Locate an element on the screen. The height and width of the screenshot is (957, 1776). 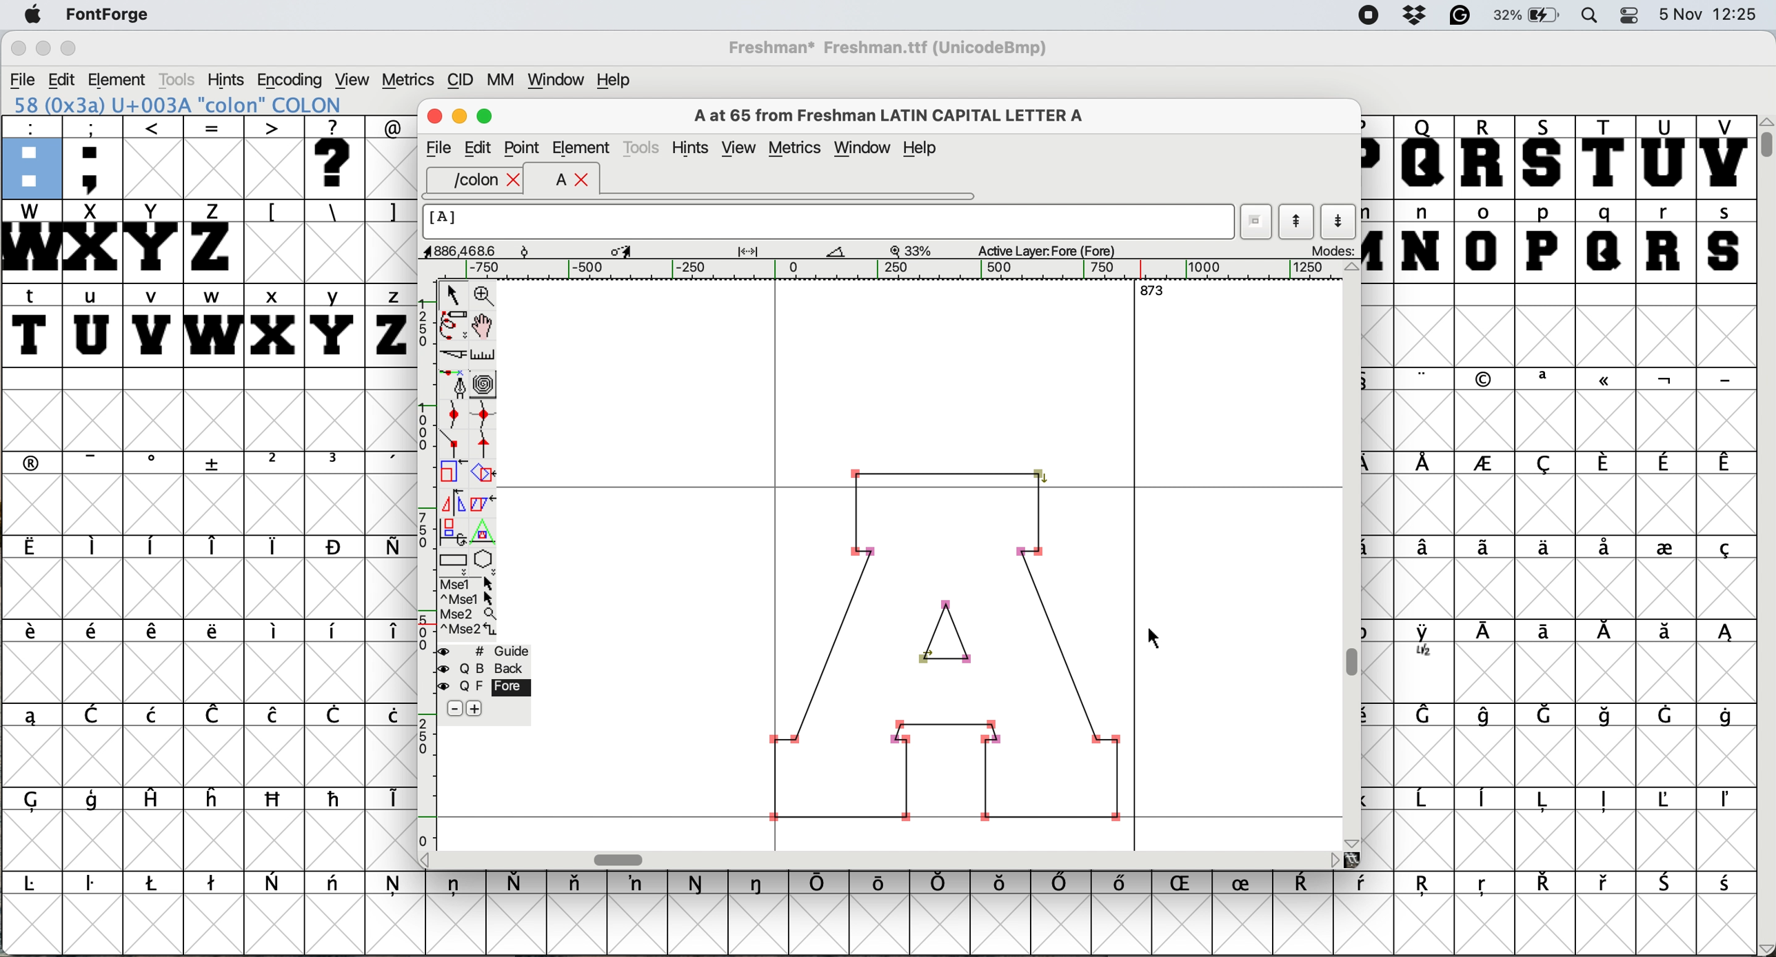
edit is located at coordinates (480, 148).